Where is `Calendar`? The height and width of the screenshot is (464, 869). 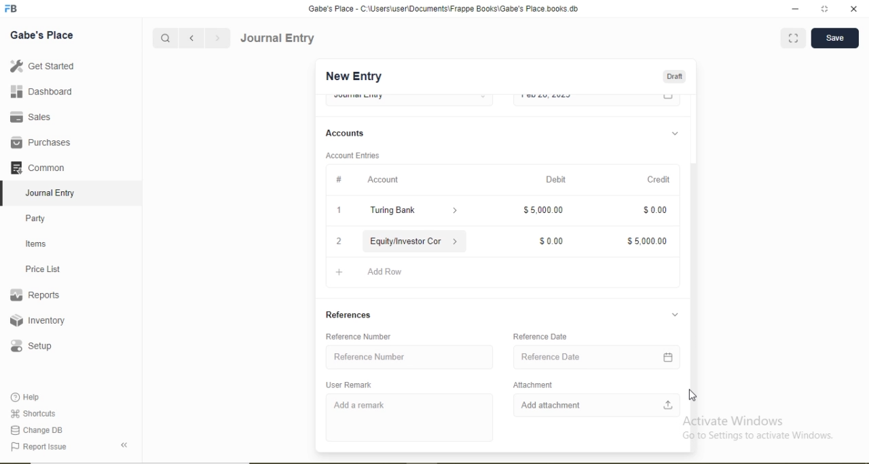
Calendar is located at coordinates (669, 357).